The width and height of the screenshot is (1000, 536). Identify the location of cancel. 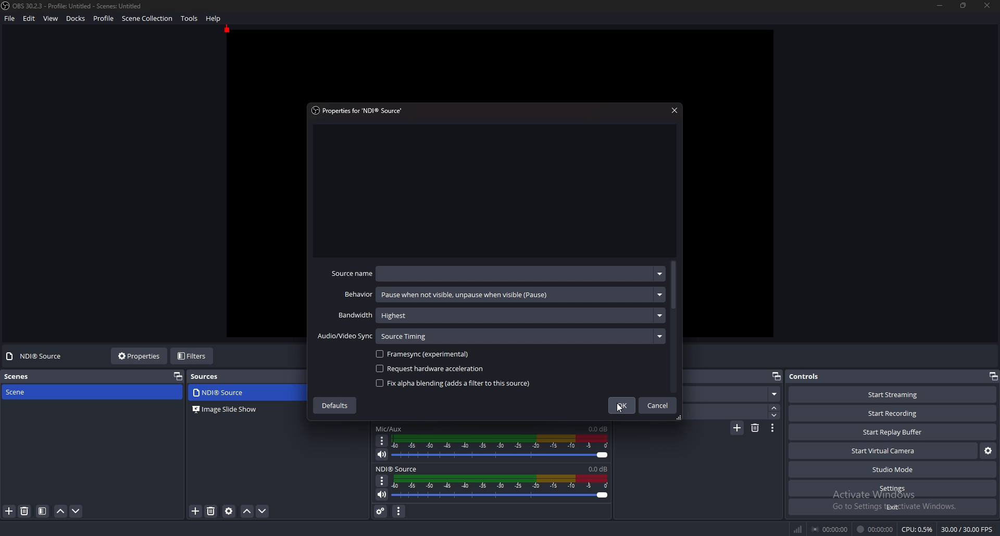
(659, 405).